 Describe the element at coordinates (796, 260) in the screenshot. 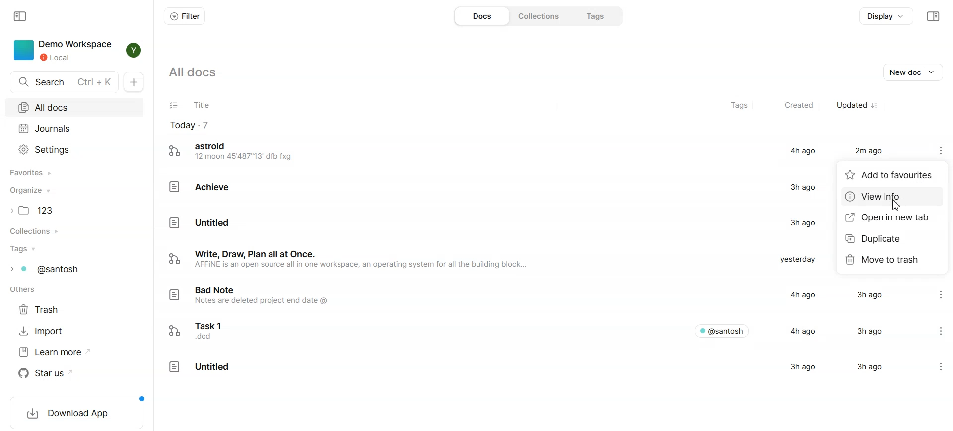

I see `yesterday` at that location.